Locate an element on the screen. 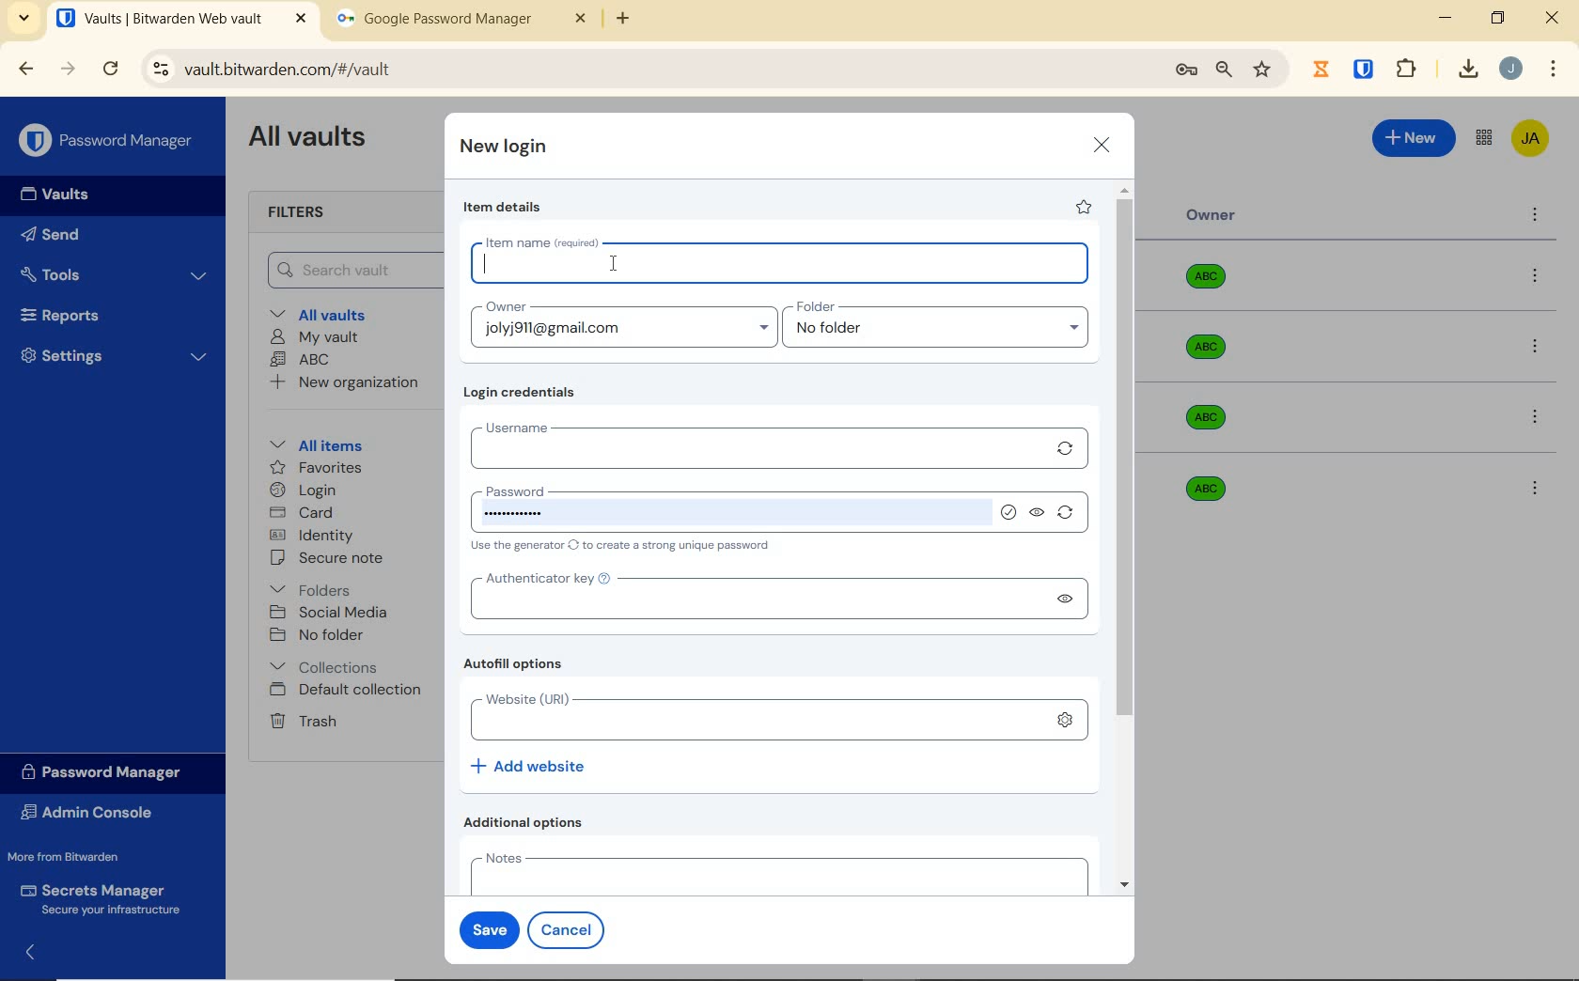 Image resolution: width=1579 pixels, height=981 pixels. bookmark is located at coordinates (1264, 69).